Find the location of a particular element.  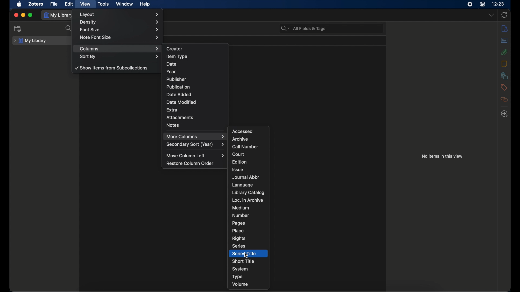

number is located at coordinates (241, 215).